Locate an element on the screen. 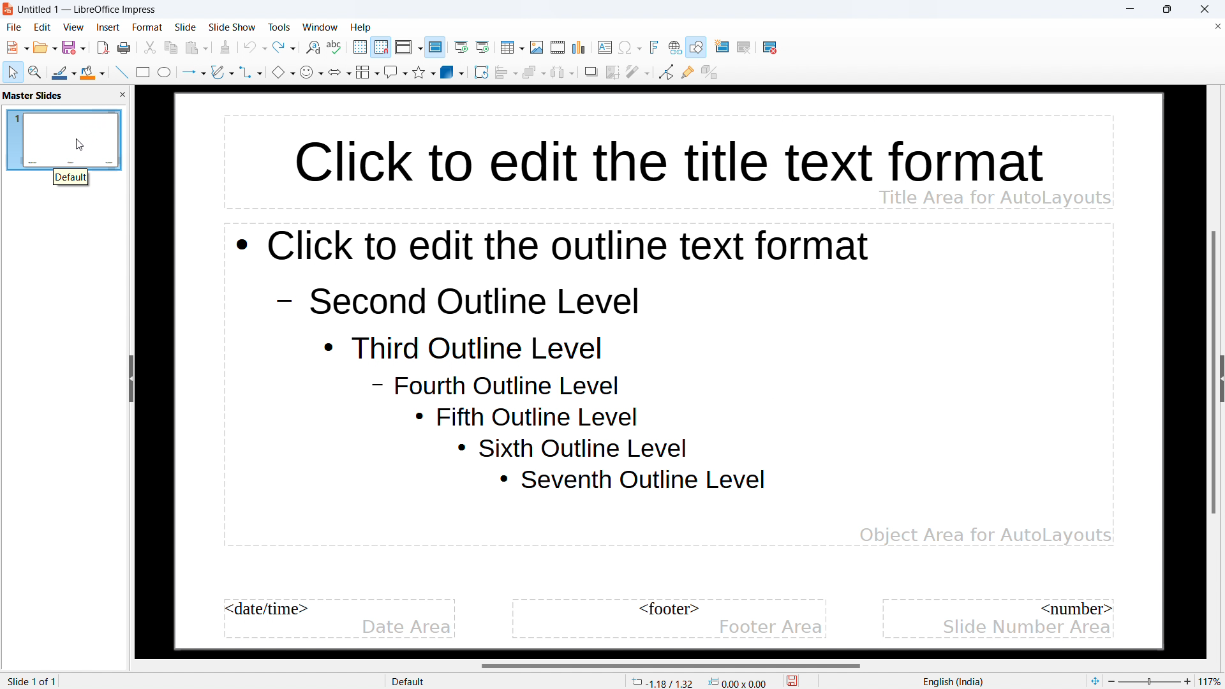 The image size is (1225, 689). master slide is located at coordinates (436, 47).